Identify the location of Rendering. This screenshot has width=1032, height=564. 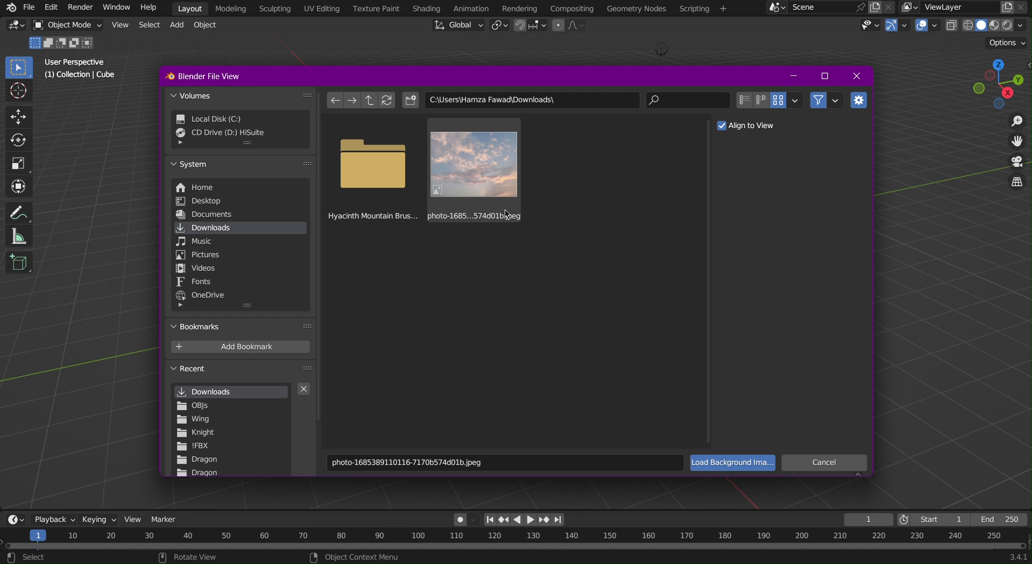
(520, 7).